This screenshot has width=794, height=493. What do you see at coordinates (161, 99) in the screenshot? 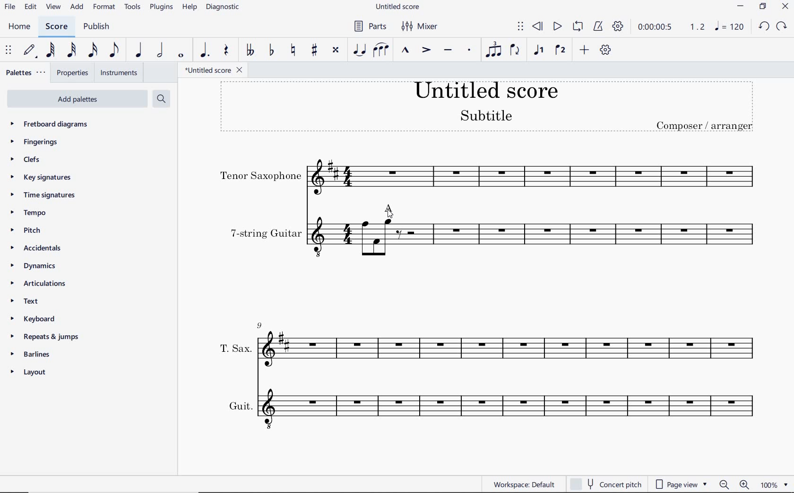
I see `SEARCH PALETTES` at bounding box center [161, 99].